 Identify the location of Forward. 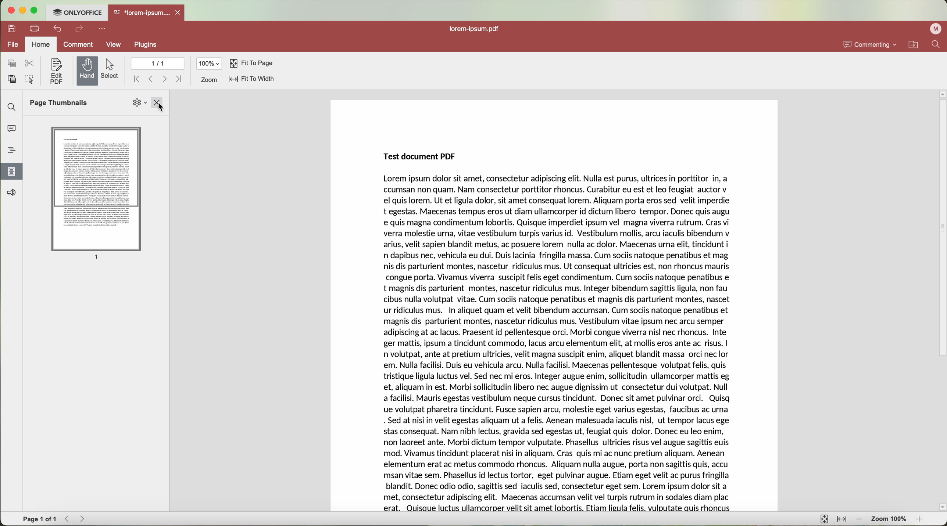
(83, 519).